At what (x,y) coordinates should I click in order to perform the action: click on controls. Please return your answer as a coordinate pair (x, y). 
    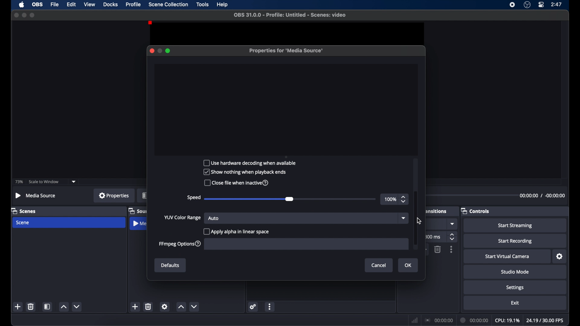
    Looking at the image, I should click on (475, 211).